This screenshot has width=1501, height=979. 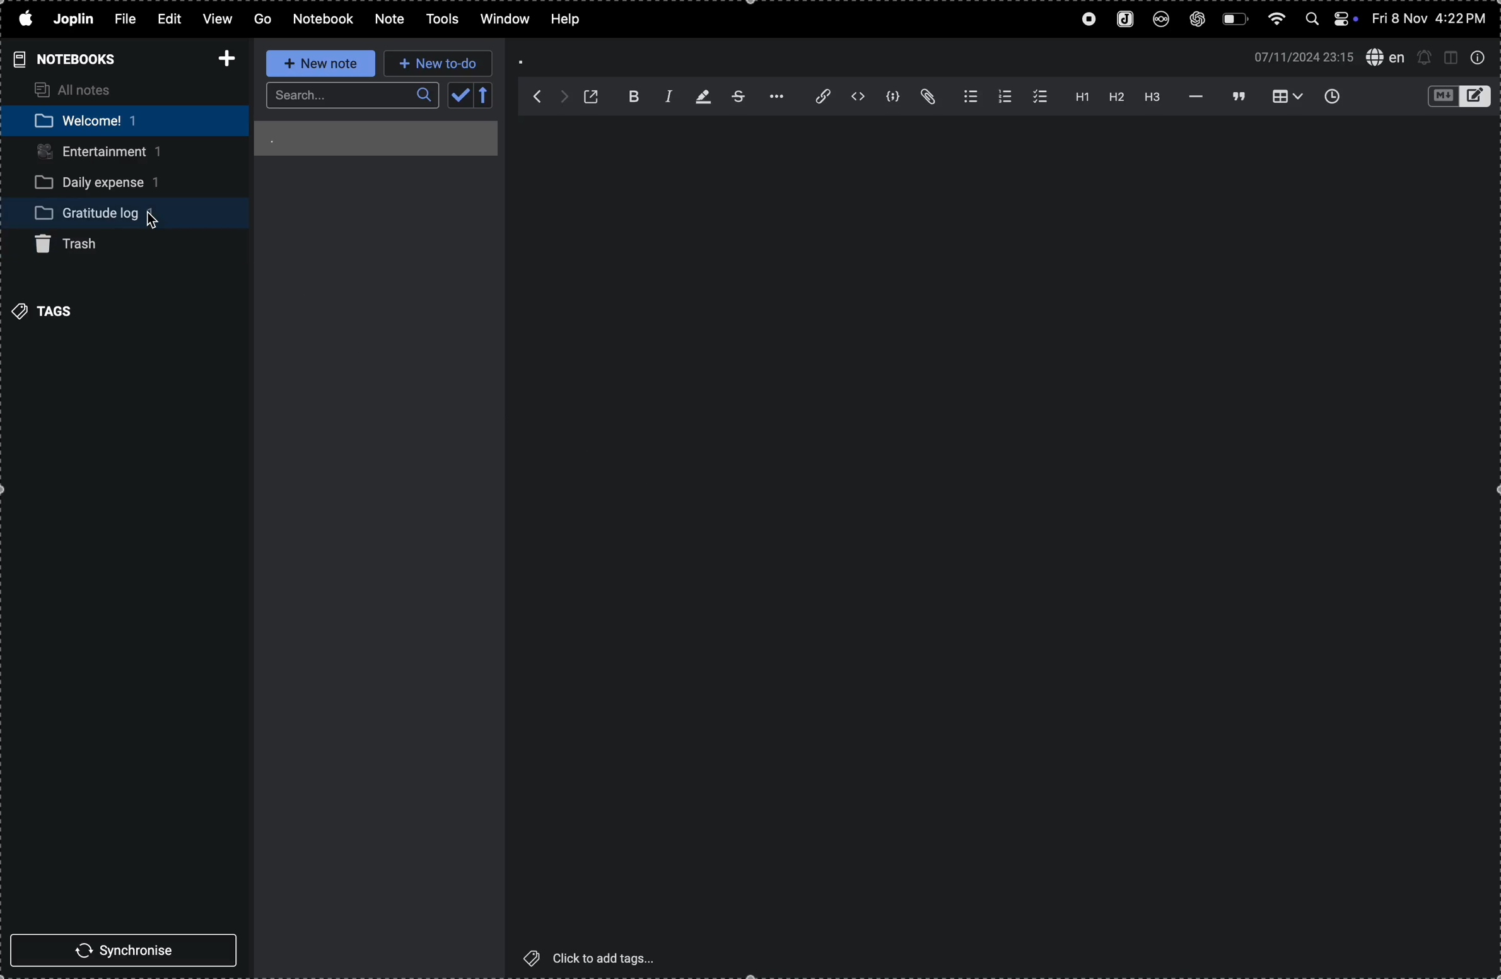 What do you see at coordinates (1200, 19) in the screenshot?
I see `chatgpt` at bounding box center [1200, 19].